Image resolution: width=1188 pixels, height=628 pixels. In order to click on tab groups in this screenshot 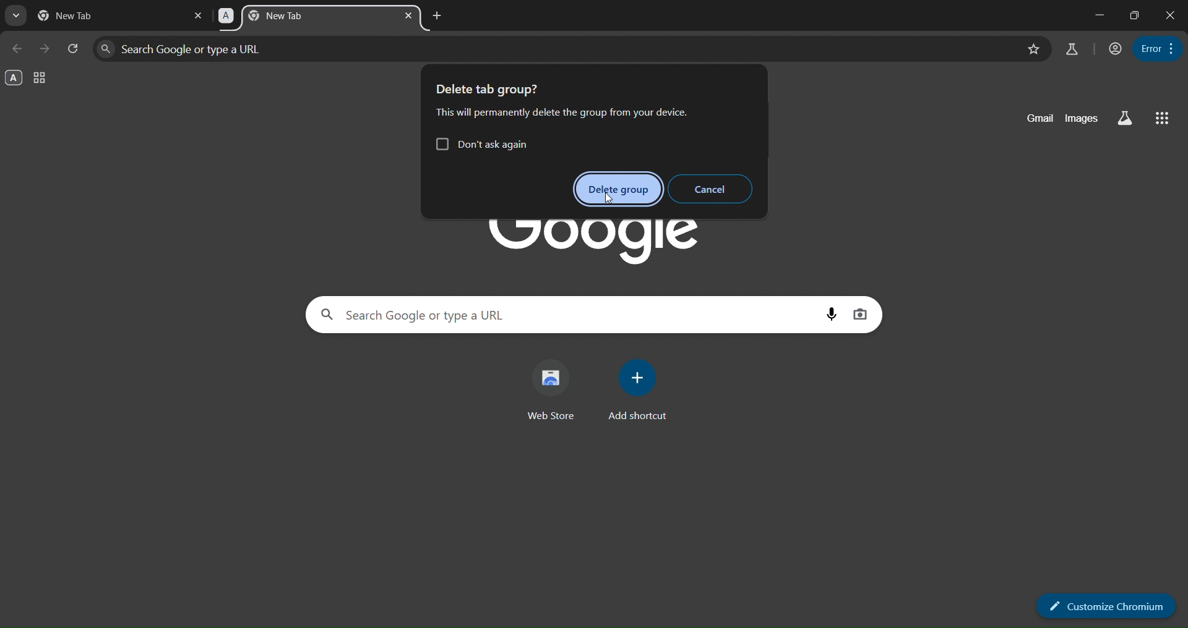, I will do `click(40, 75)`.